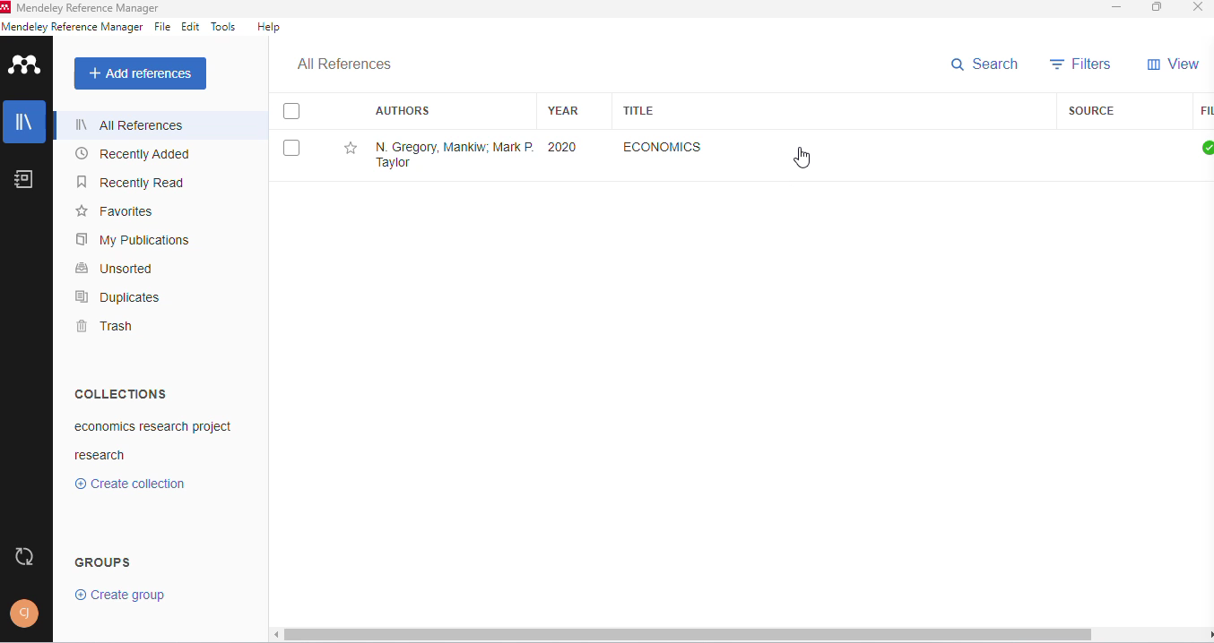 This screenshot has width=1214, height=643. I want to click on 2020, so click(562, 148).